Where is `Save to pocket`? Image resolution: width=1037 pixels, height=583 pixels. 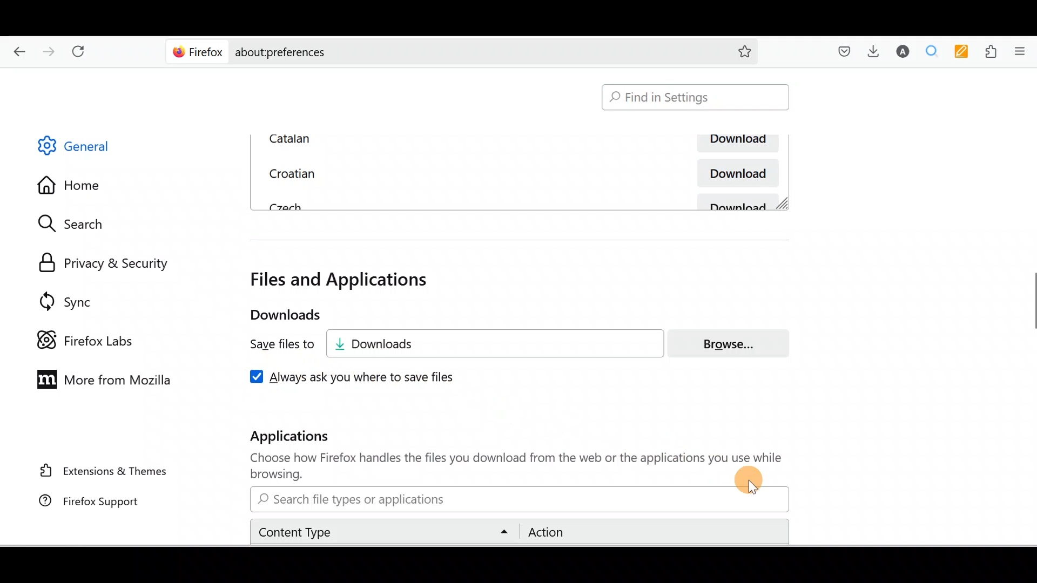 Save to pocket is located at coordinates (840, 51).